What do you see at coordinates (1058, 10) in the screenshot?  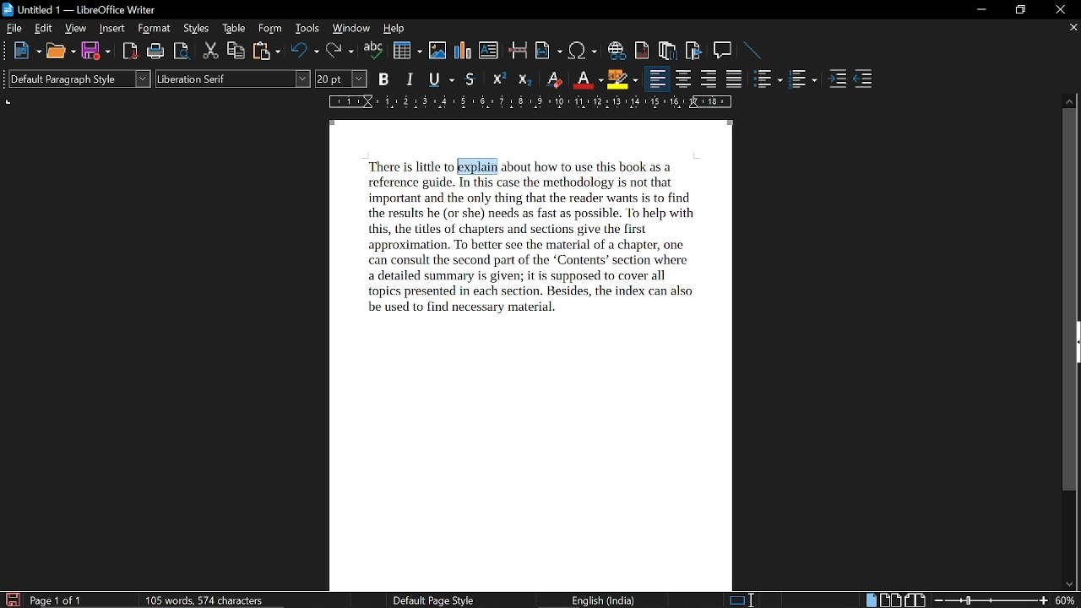 I see `close` at bounding box center [1058, 10].